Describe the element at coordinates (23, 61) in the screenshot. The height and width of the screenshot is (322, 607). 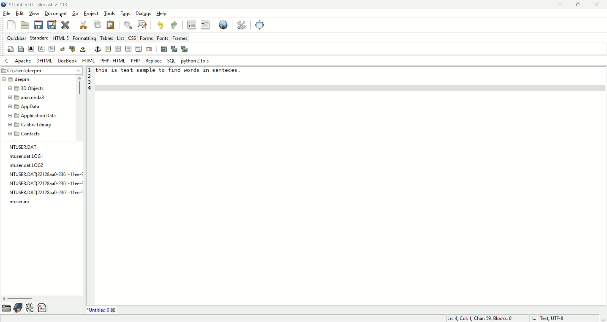
I see `apache` at that location.